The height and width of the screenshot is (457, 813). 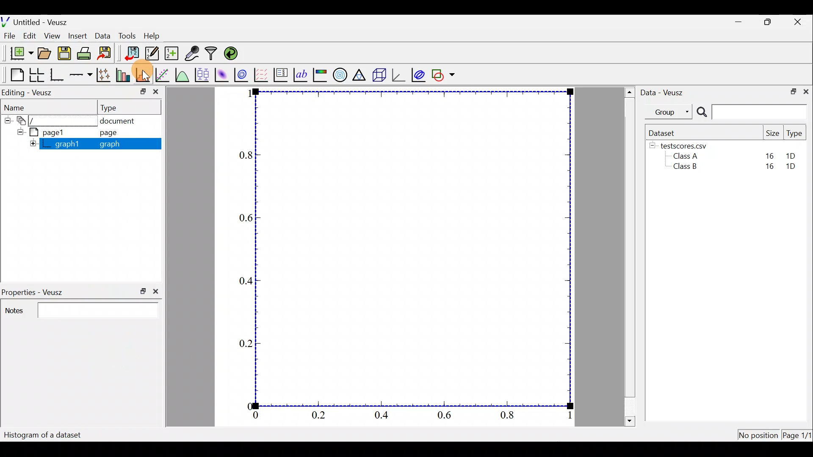 I want to click on Close, so click(x=807, y=92).